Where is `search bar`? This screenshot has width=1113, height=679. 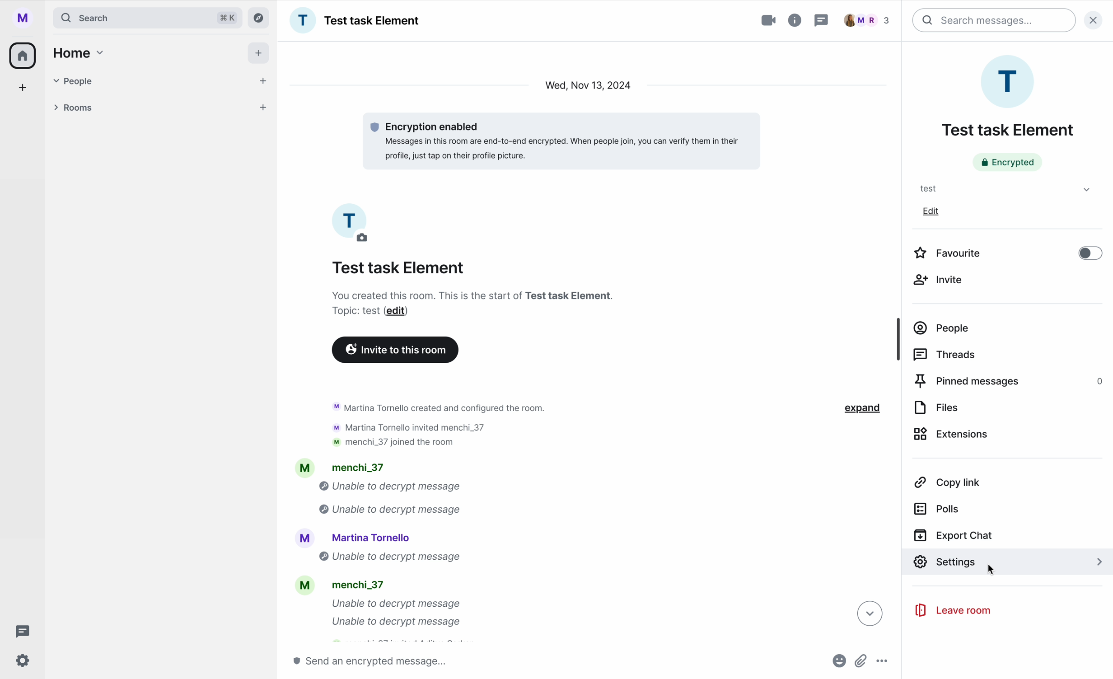
search bar is located at coordinates (148, 18).